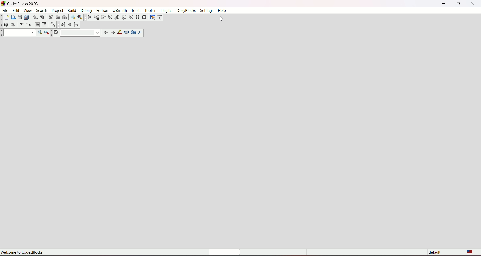 The image size is (481, 256). I want to click on last lump, so click(70, 25).